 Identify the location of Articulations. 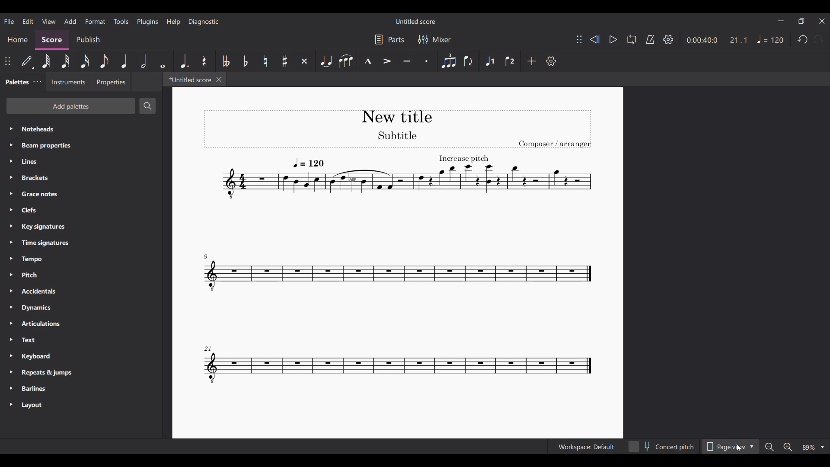
(80, 323).